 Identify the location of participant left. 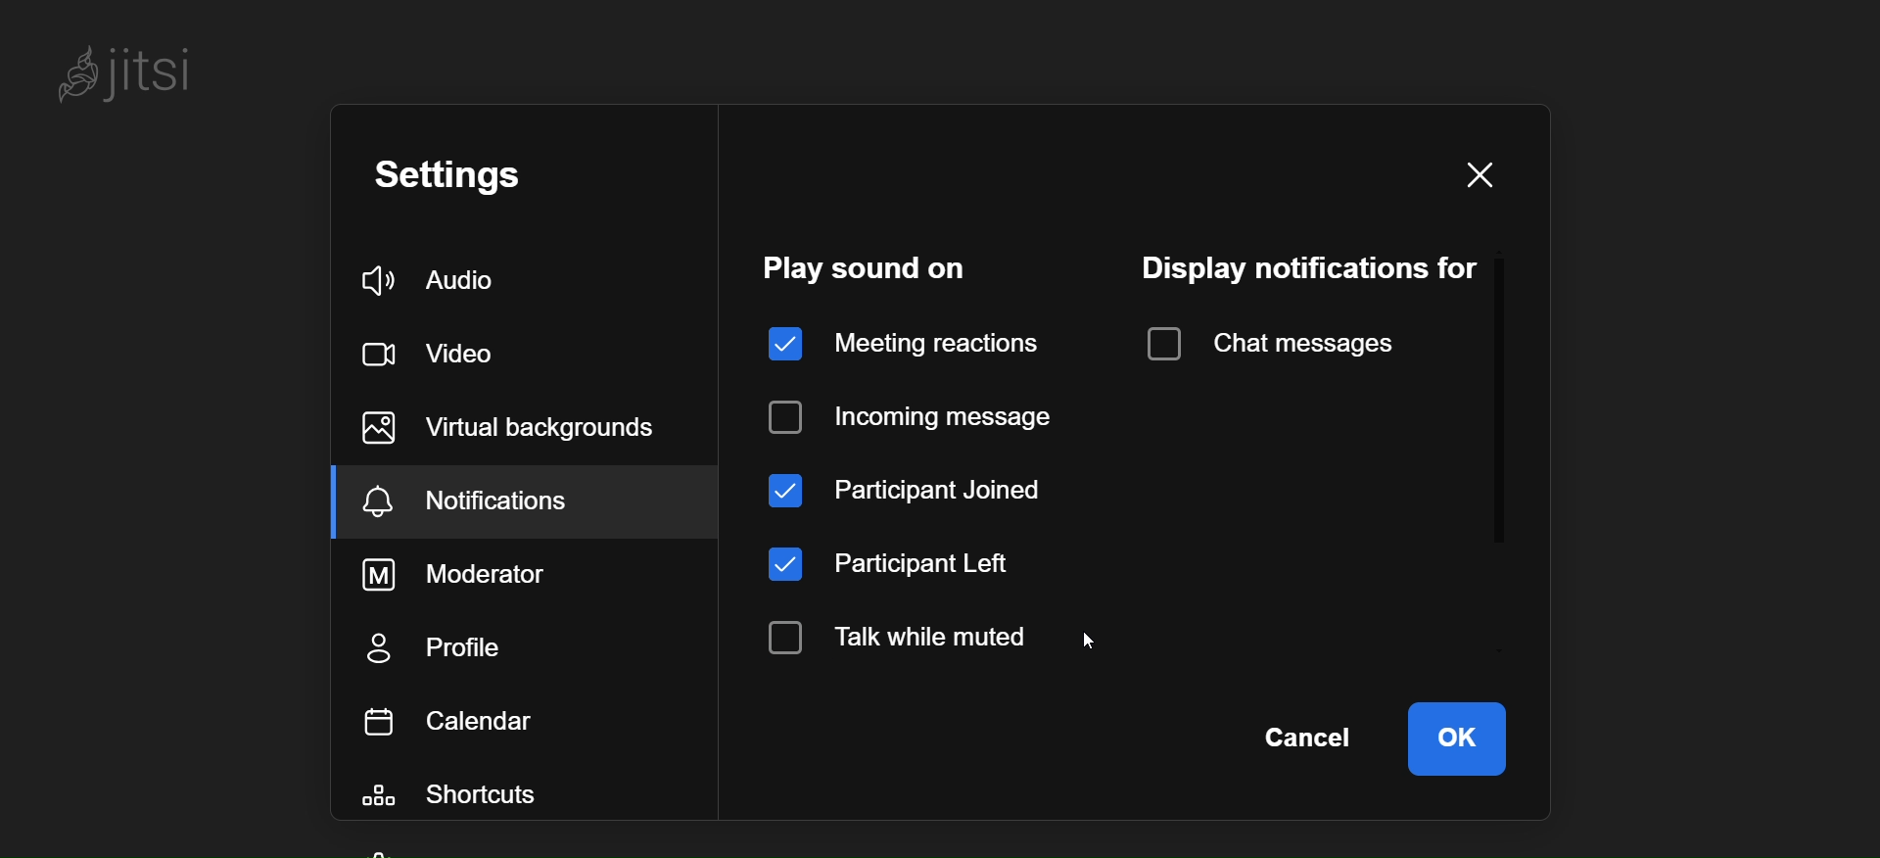
(905, 566).